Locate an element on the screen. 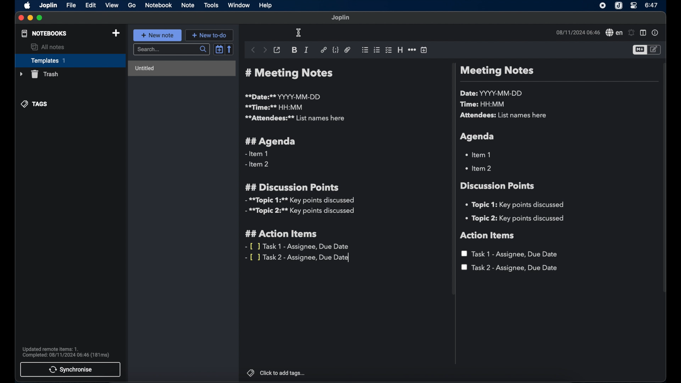 The width and height of the screenshot is (681, 383). toggle editor layout is located at coordinates (643, 33).